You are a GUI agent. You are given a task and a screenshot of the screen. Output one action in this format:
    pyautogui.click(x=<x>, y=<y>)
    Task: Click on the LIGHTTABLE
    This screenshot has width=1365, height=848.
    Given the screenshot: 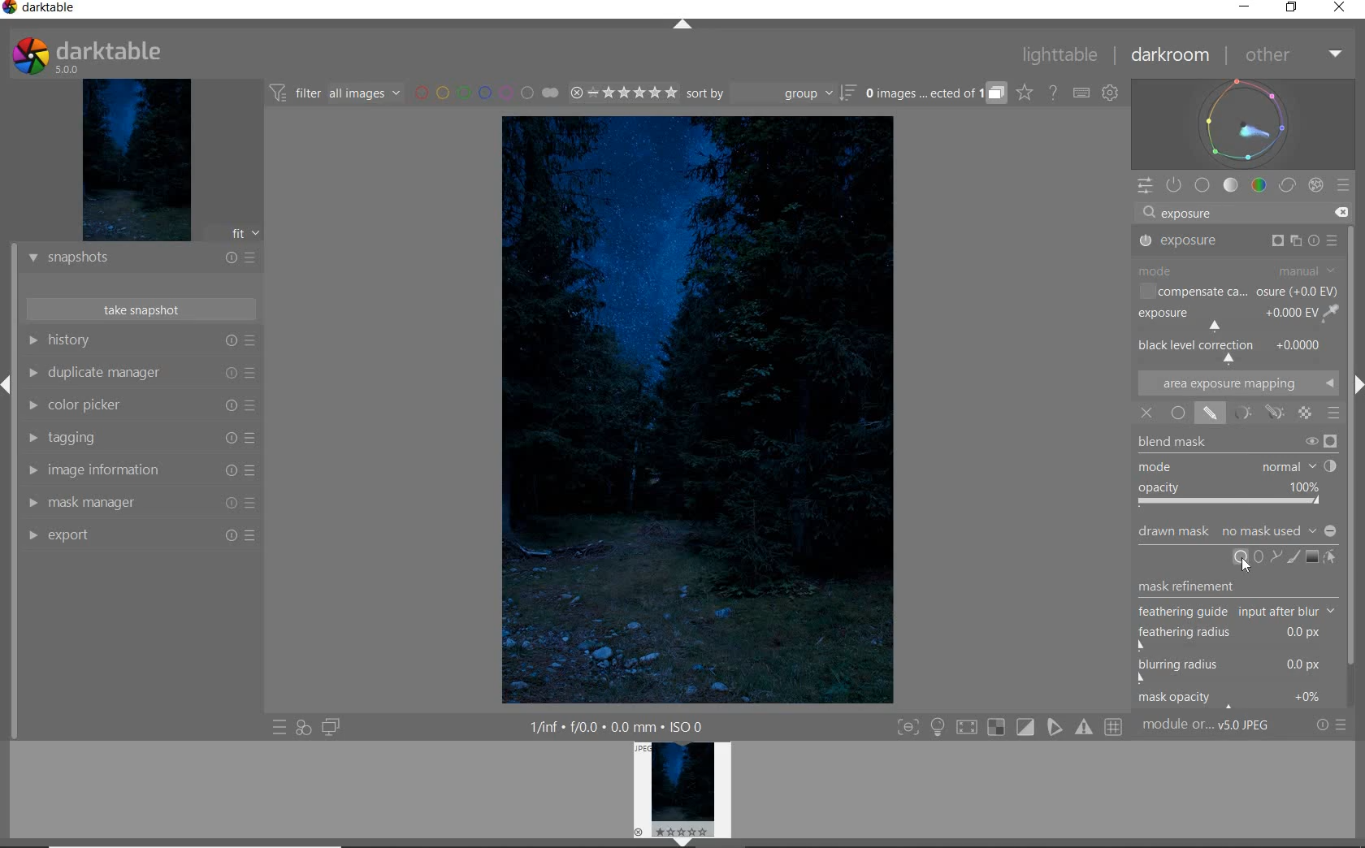 What is the action you would take?
    pyautogui.click(x=1059, y=56)
    